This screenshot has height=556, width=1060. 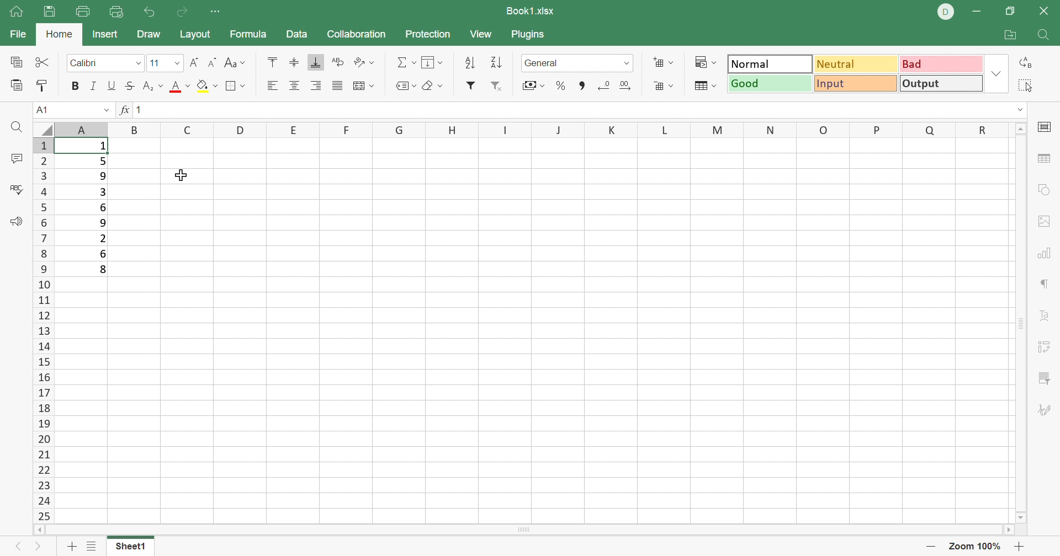 I want to click on fx, so click(x=124, y=109).